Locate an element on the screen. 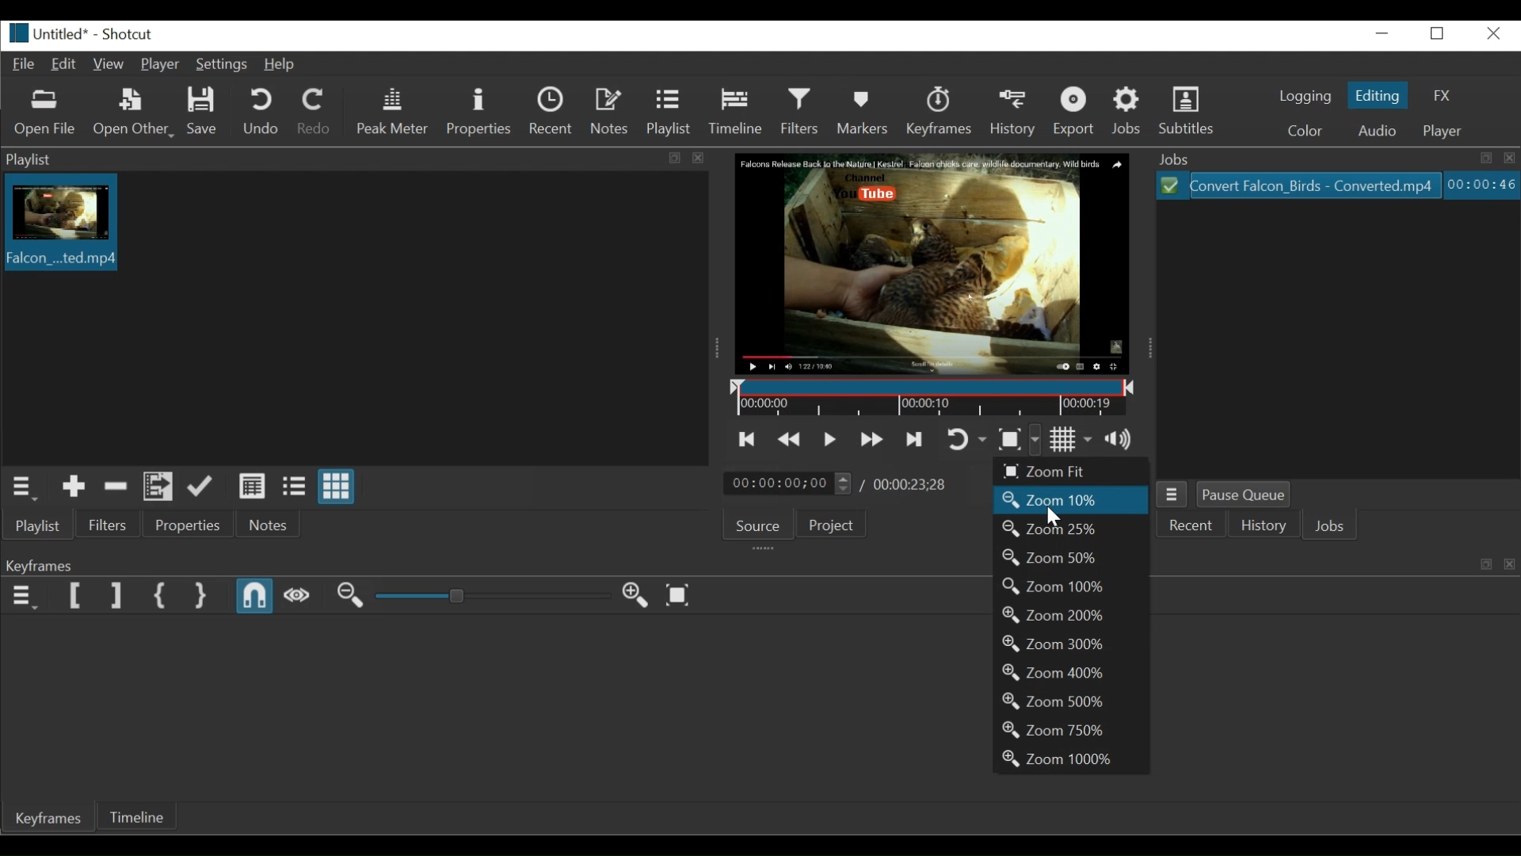 The image size is (1521, 856). Timeline is located at coordinates (135, 816).